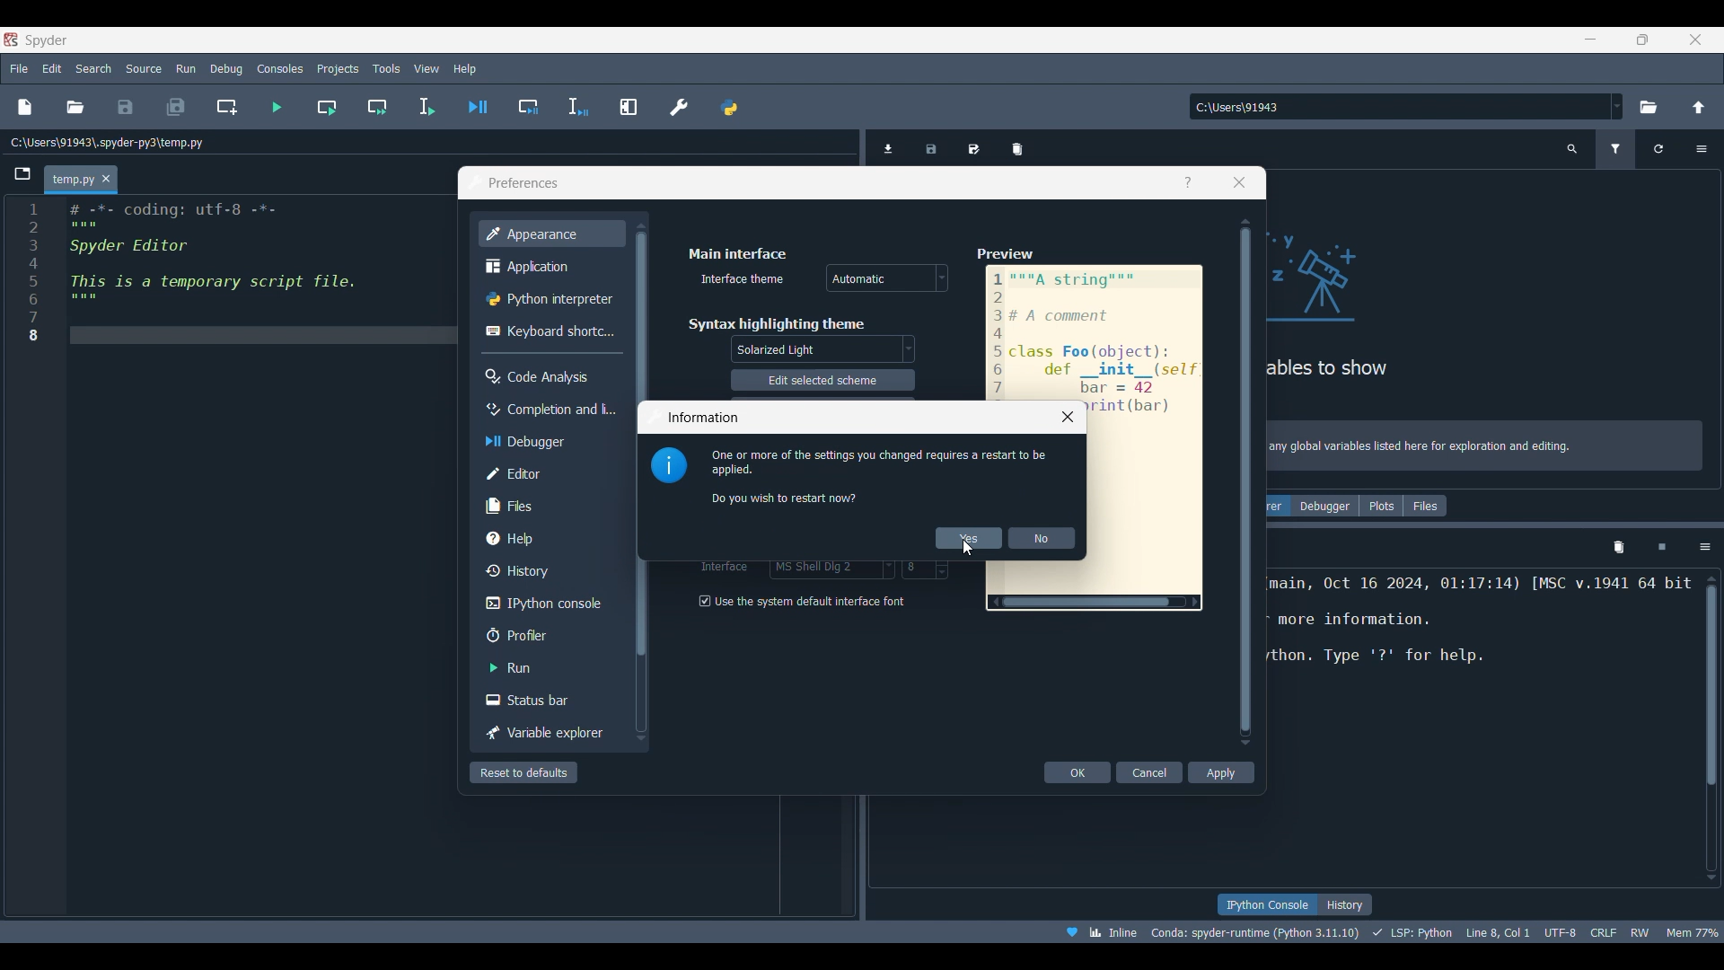 This screenshot has width=1724, height=970. I want to click on New file, so click(25, 107).